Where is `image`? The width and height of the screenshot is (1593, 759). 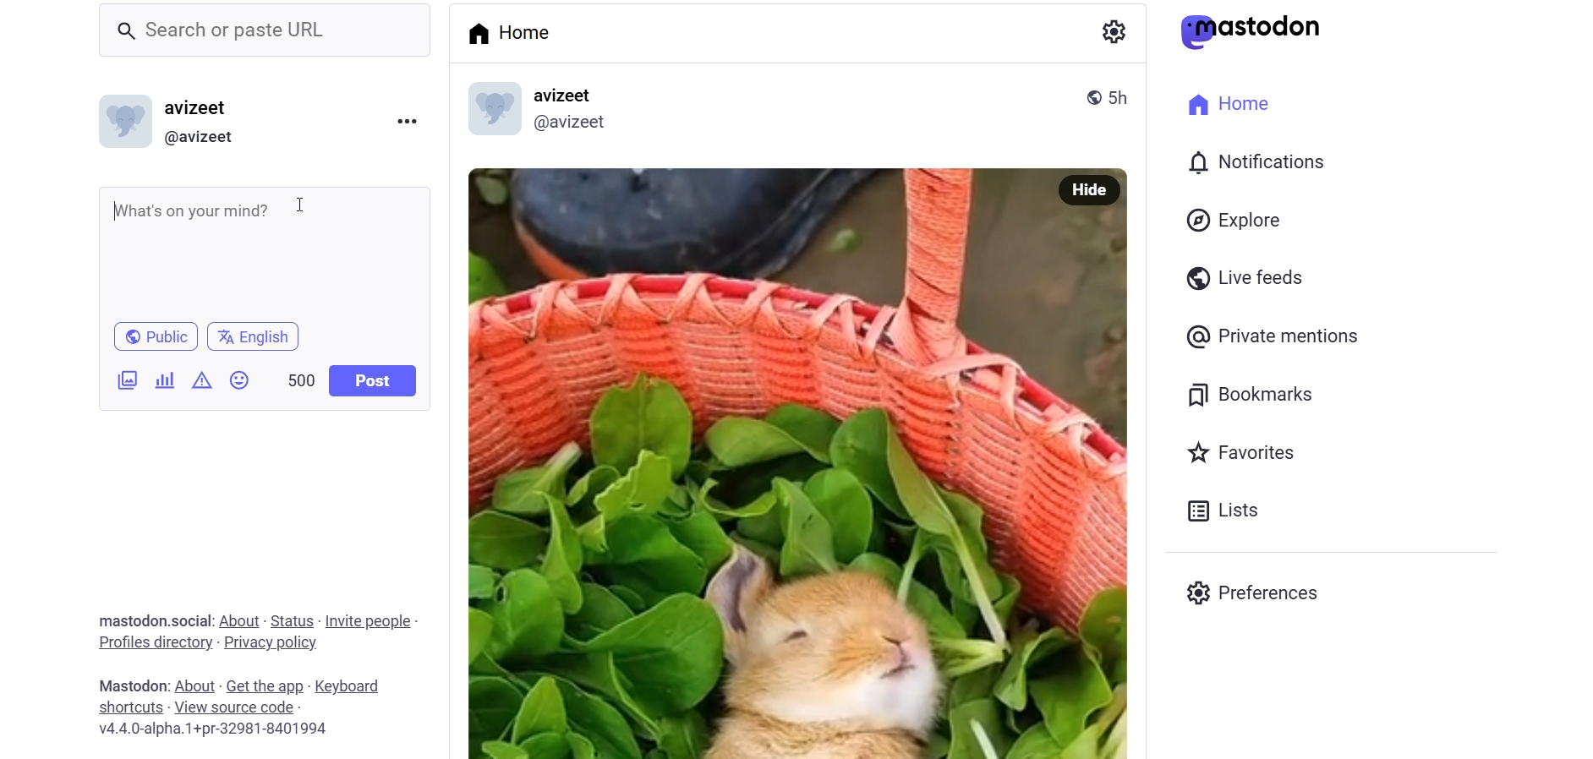 image is located at coordinates (753, 461).